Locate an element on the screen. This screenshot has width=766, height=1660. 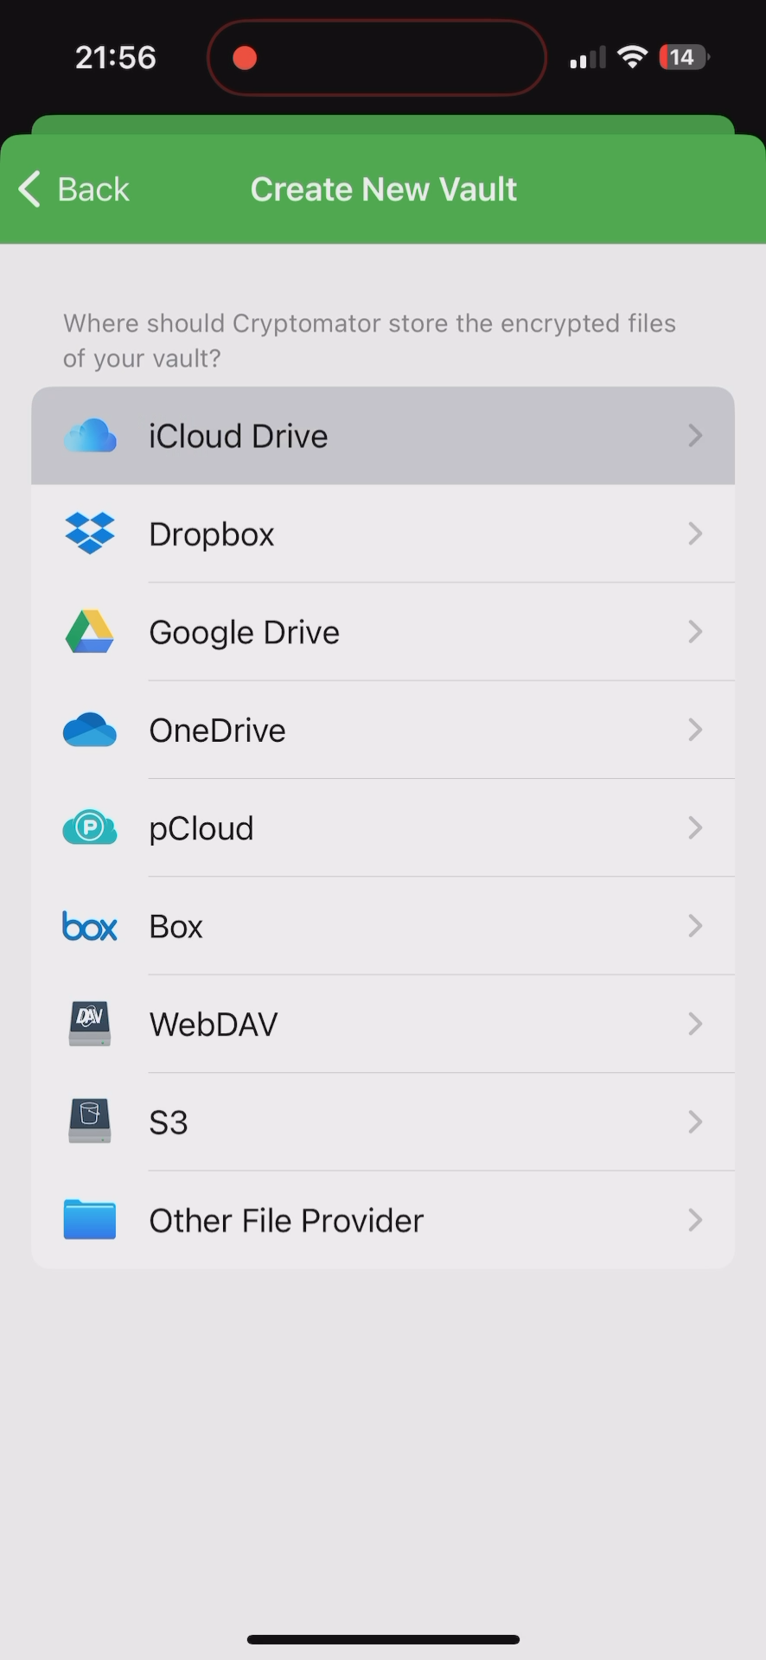
dropbox is located at coordinates (384, 537).